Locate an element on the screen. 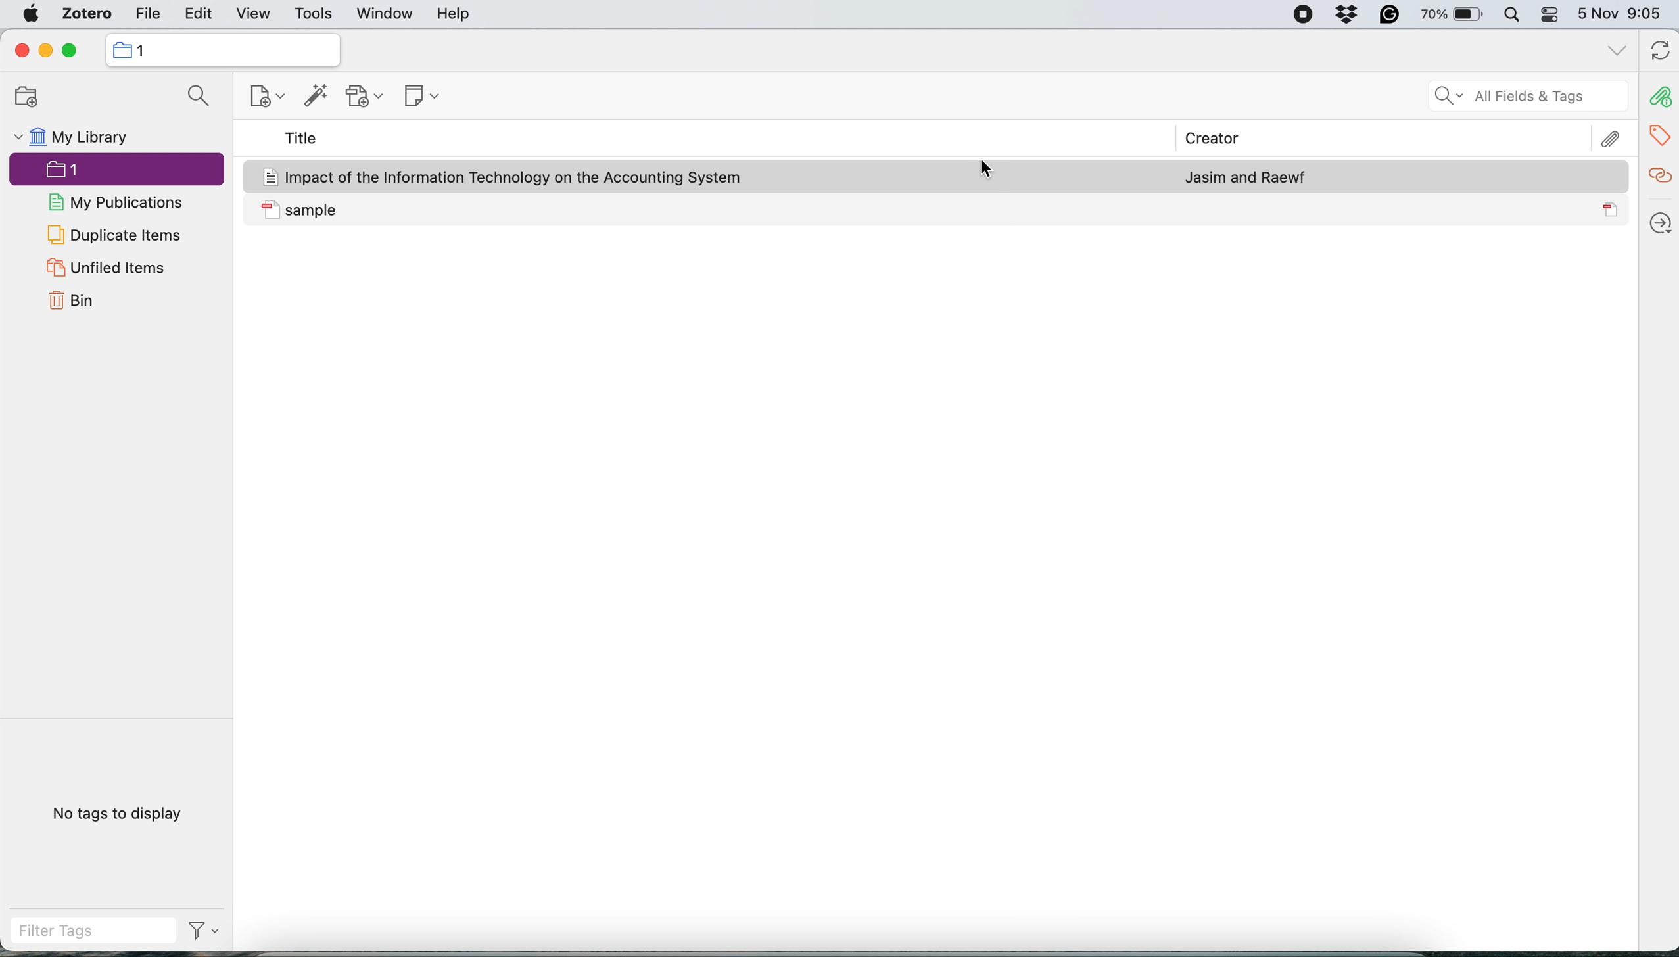  tools is located at coordinates (313, 15).